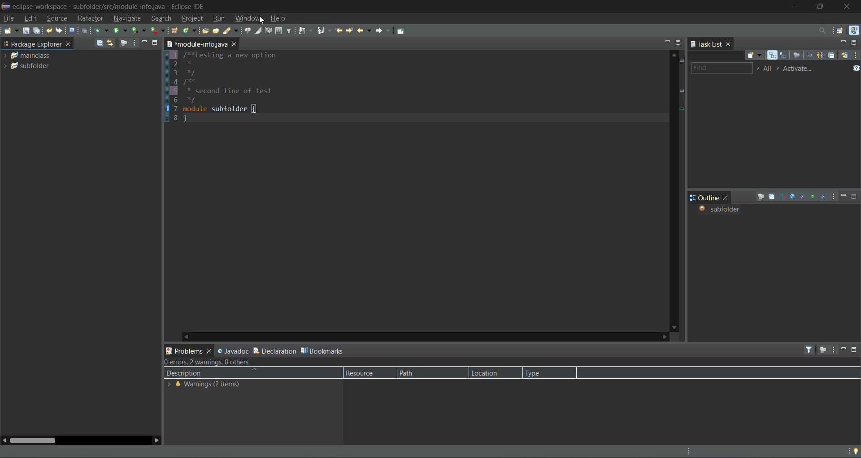  What do you see at coordinates (752, 55) in the screenshot?
I see `new task` at bounding box center [752, 55].